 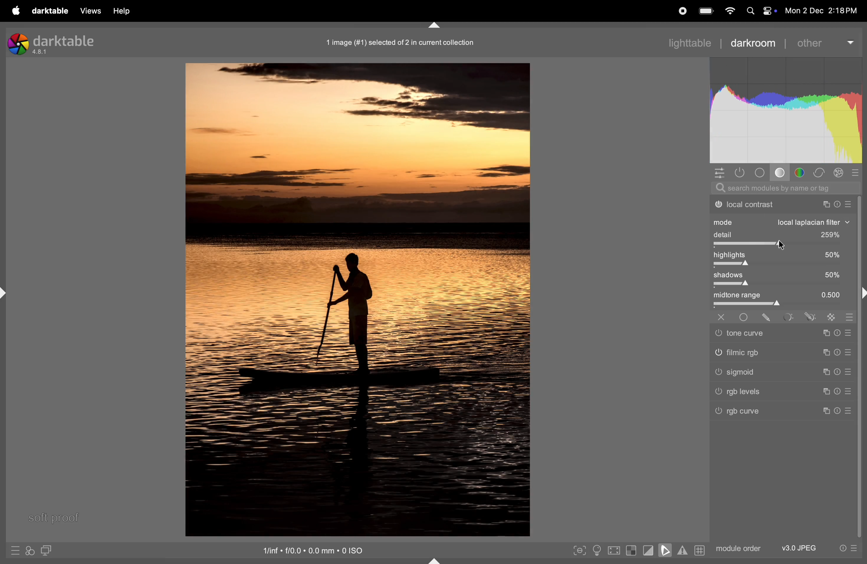 I want to click on toggle clipping indication, so click(x=648, y=550).